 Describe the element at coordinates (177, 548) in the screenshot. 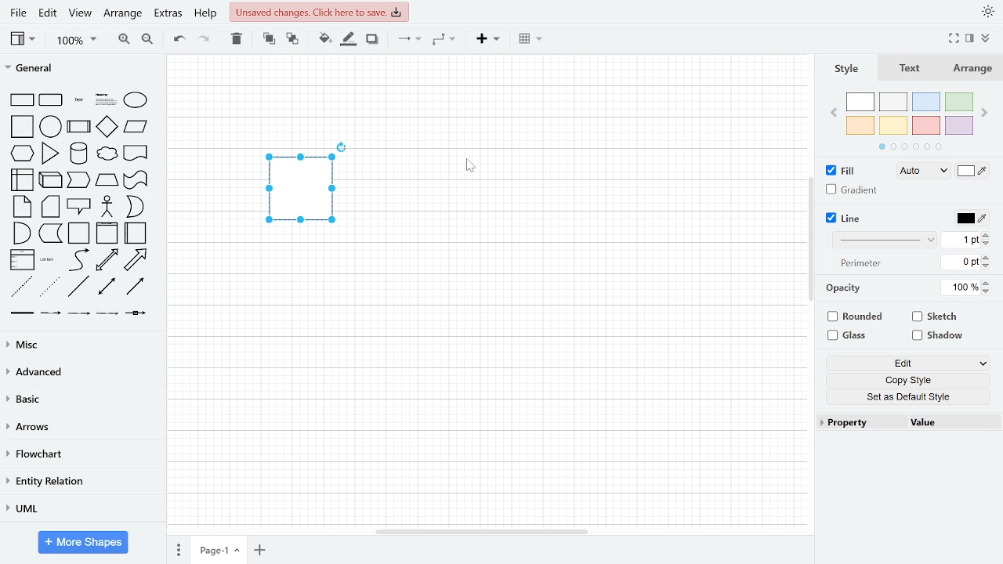

I see `pages` at that location.